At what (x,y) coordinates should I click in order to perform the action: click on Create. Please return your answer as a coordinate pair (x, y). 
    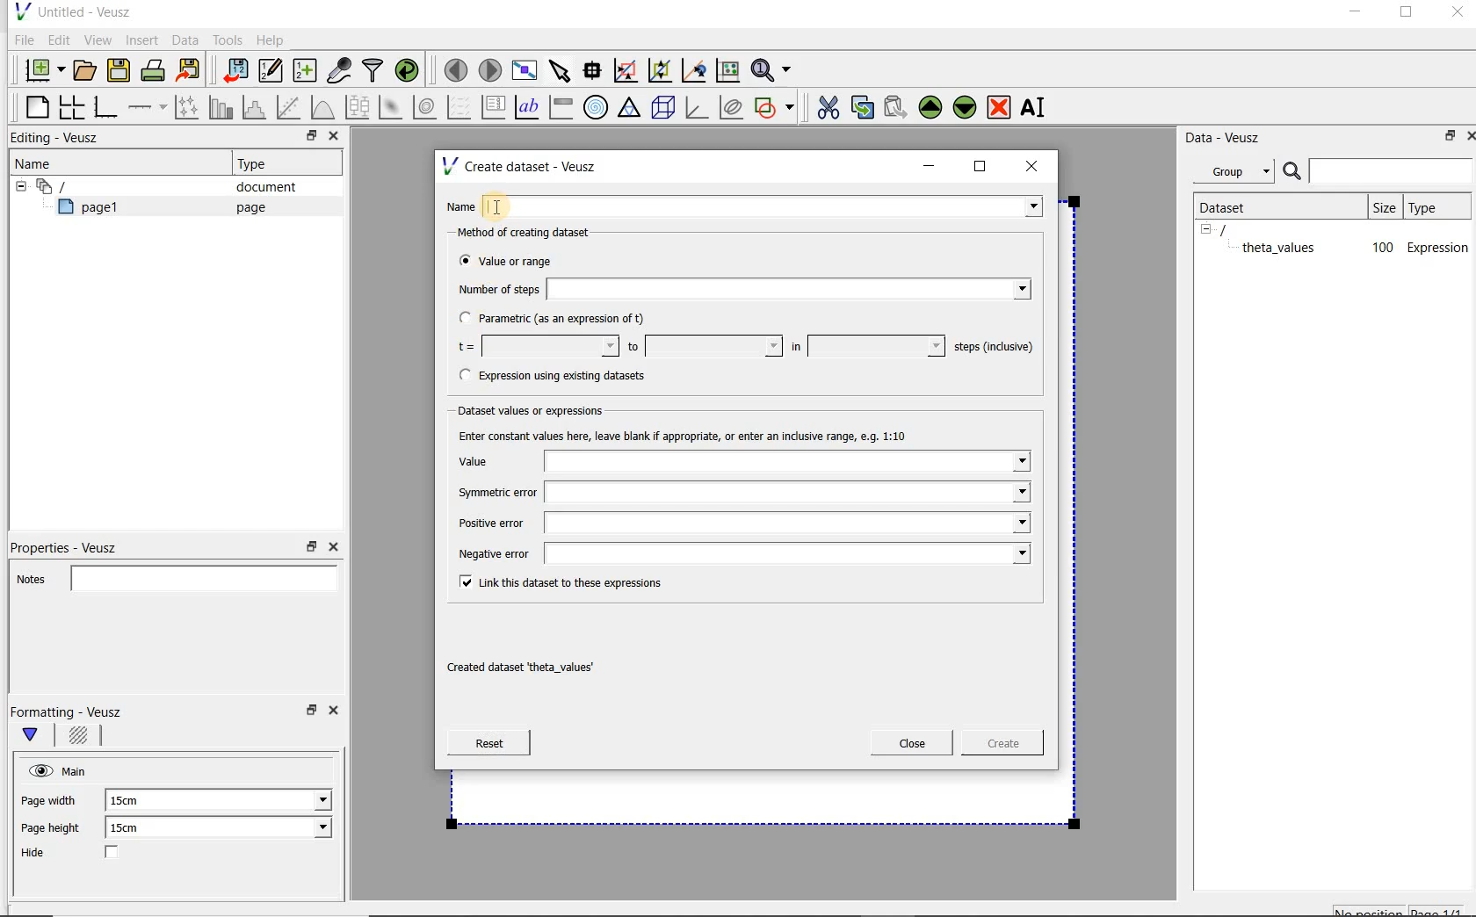
    Looking at the image, I should click on (997, 746).